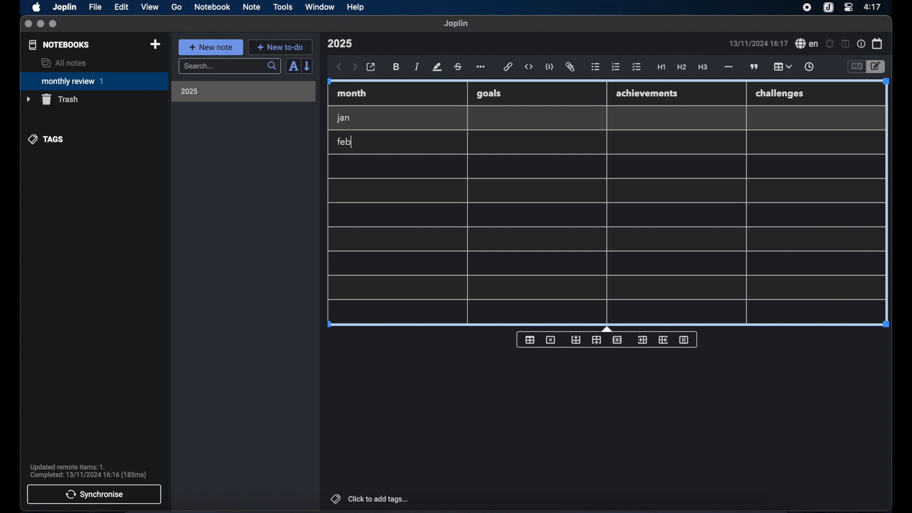 This screenshot has width=912, height=513. I want to click on toggle editor, so click(877, 67).